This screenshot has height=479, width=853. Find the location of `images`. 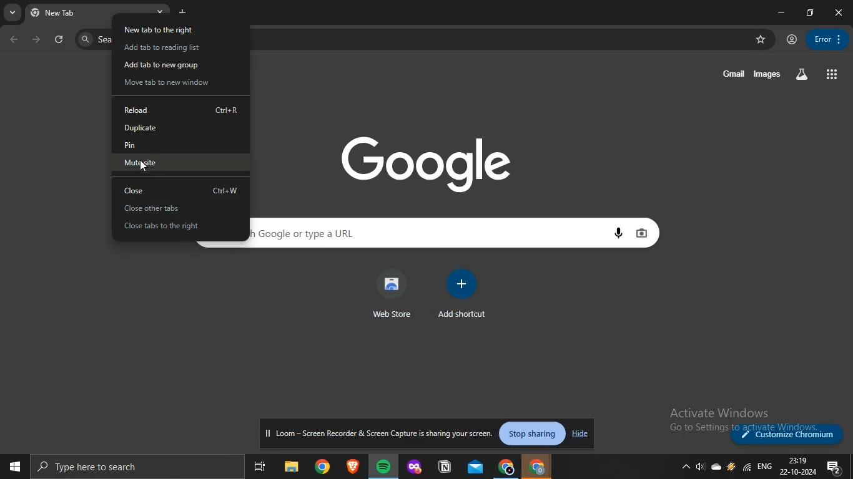

images is located at coordinates (768, 75).